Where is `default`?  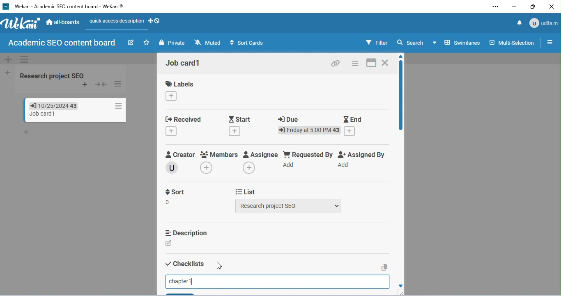 default is located at coordinates (278, 59).